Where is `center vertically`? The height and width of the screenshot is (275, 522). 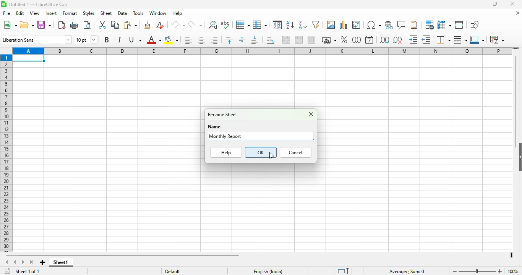
center vertically is located at coordinates (242, 40).